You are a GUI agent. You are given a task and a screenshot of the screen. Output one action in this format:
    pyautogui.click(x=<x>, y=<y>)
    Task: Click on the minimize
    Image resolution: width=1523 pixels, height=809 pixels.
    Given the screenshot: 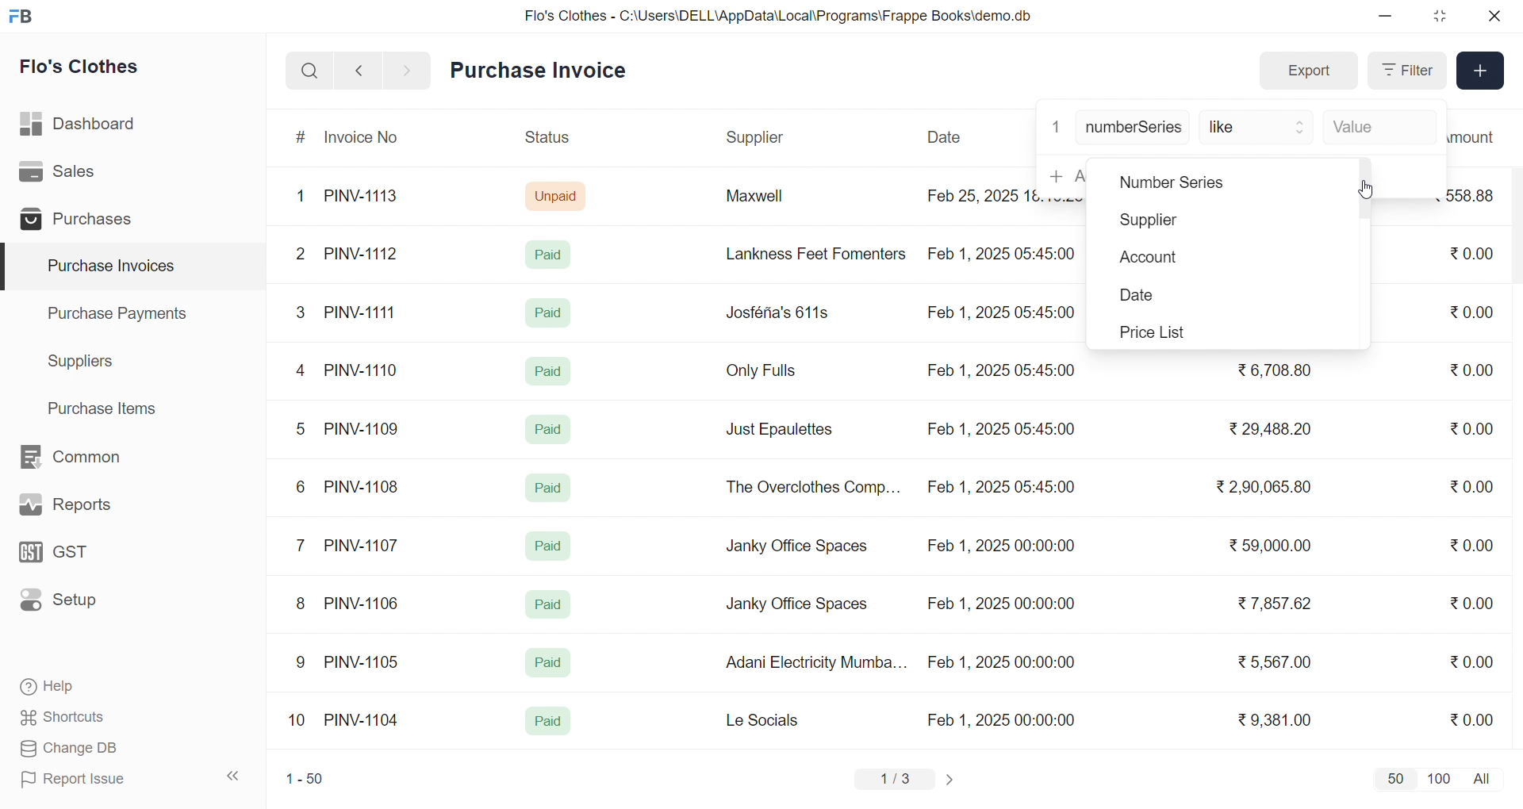 What is the action you would take?
    pyautogui.click(x=1387, y=17)
    